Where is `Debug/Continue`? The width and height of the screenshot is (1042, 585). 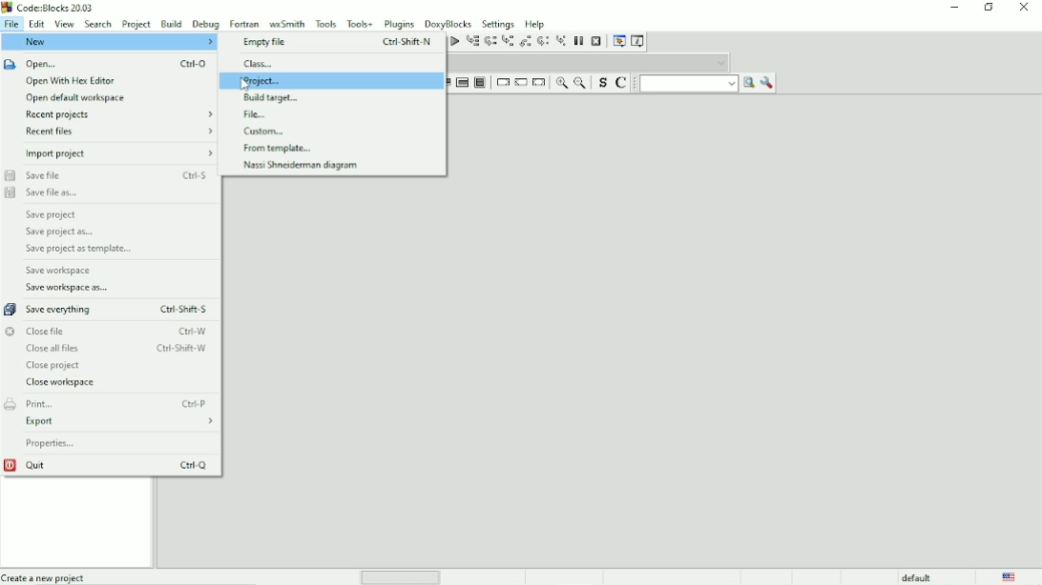
Debug/Continue is located at coordinates (453, 41).